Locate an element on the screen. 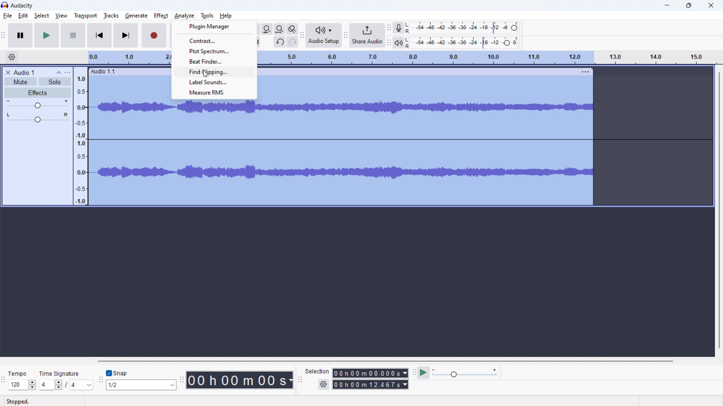  transport is located at coordinates (86, 16).